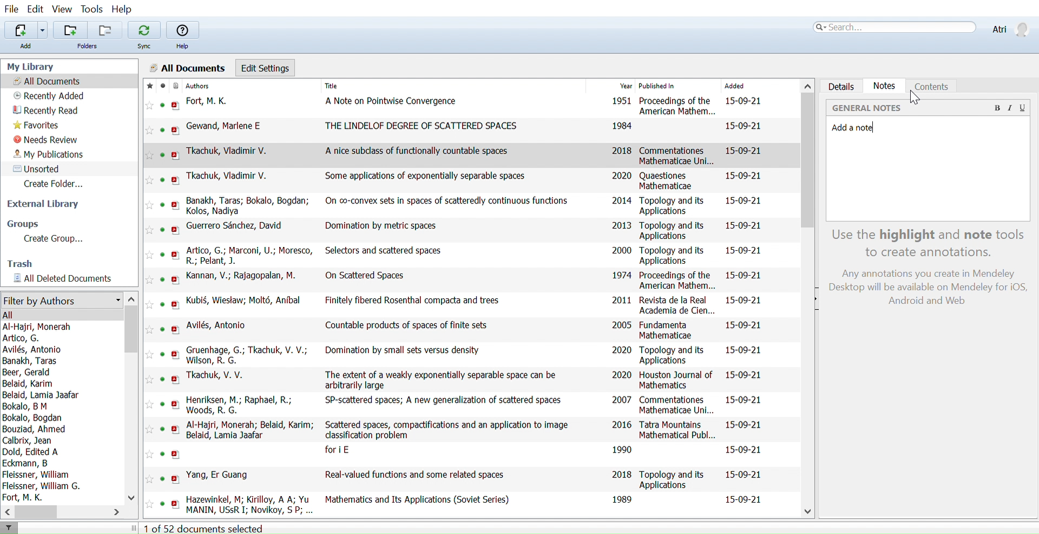  Describe the element at coordinates (29, 384) in the screenshot. I see `Belaid, Karim` at that location.